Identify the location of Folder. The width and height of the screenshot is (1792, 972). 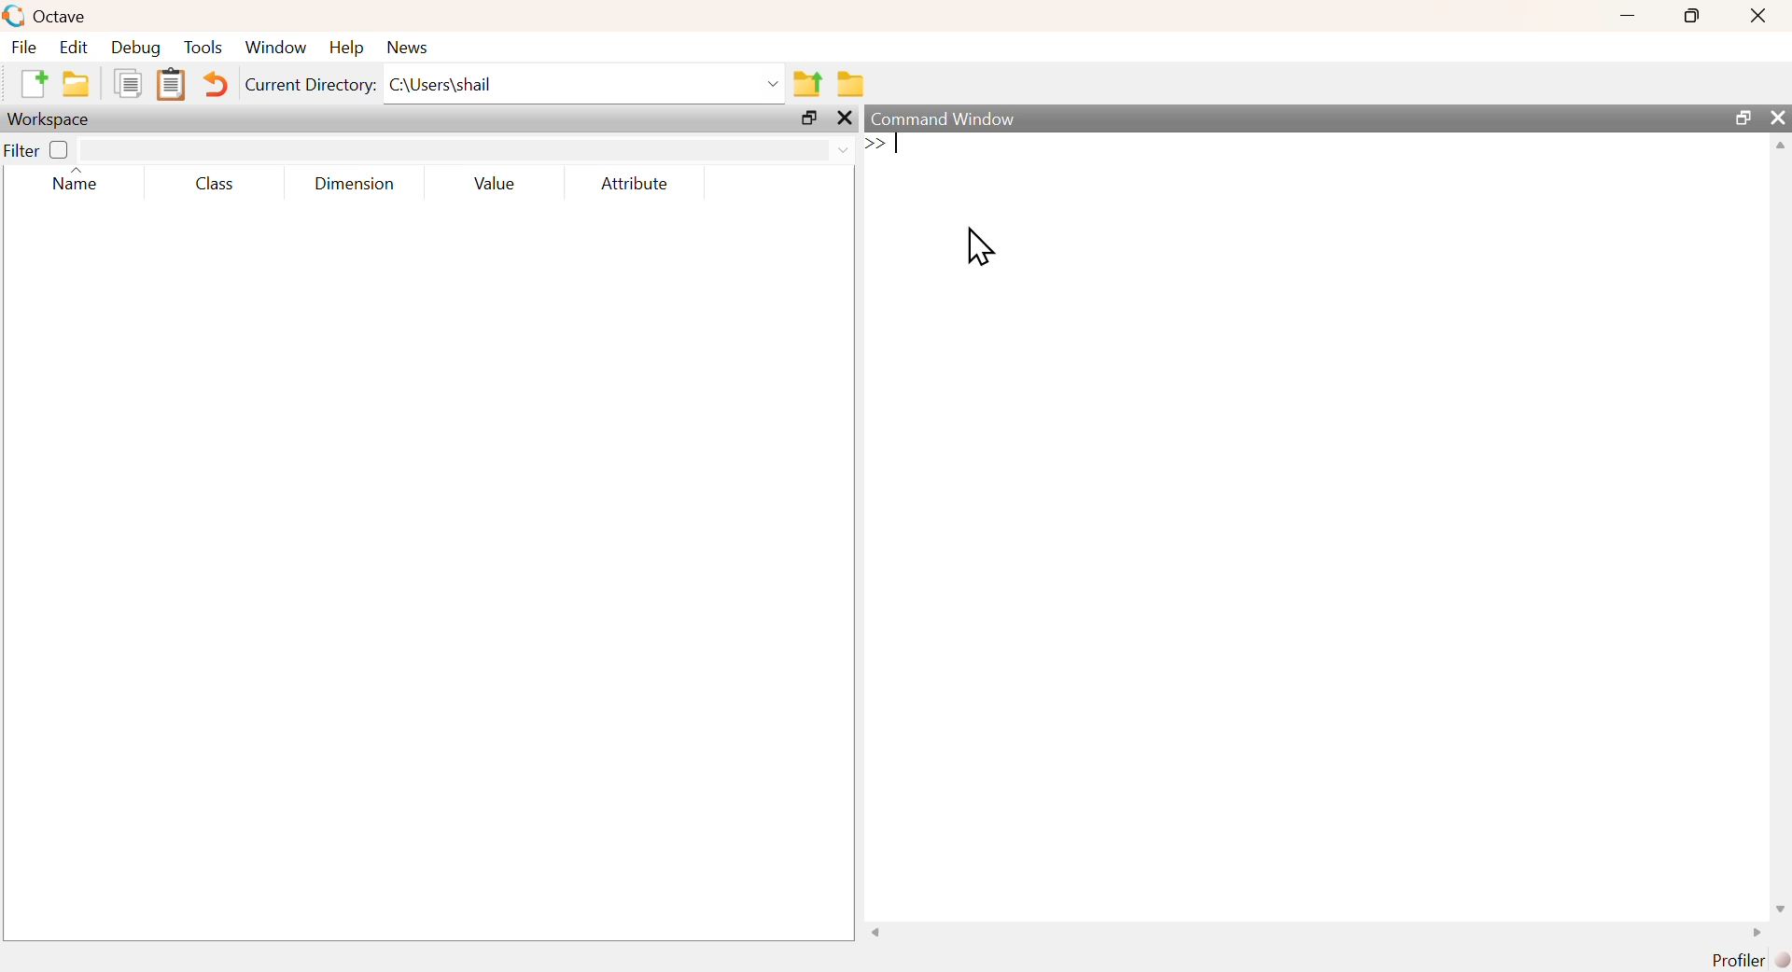
(847, 85).